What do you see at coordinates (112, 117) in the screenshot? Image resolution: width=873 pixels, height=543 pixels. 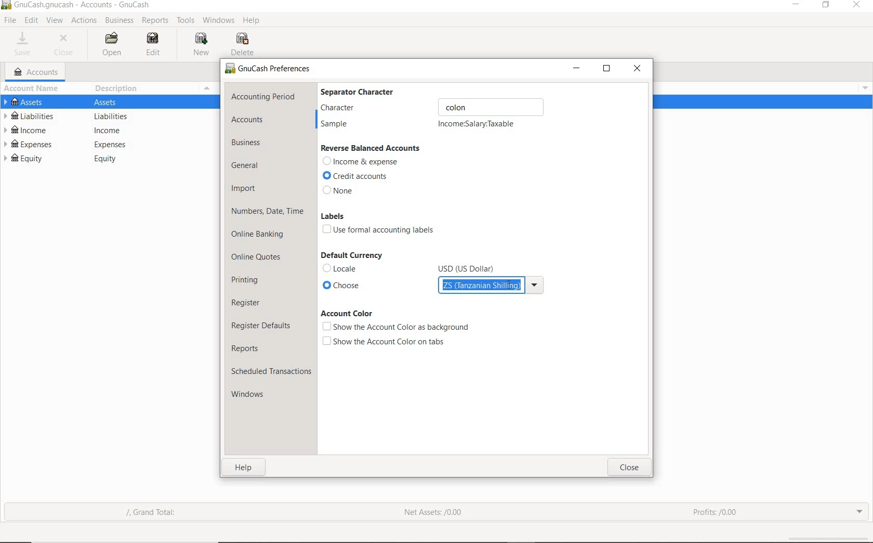 I see `` at bounding box center [112, 117].